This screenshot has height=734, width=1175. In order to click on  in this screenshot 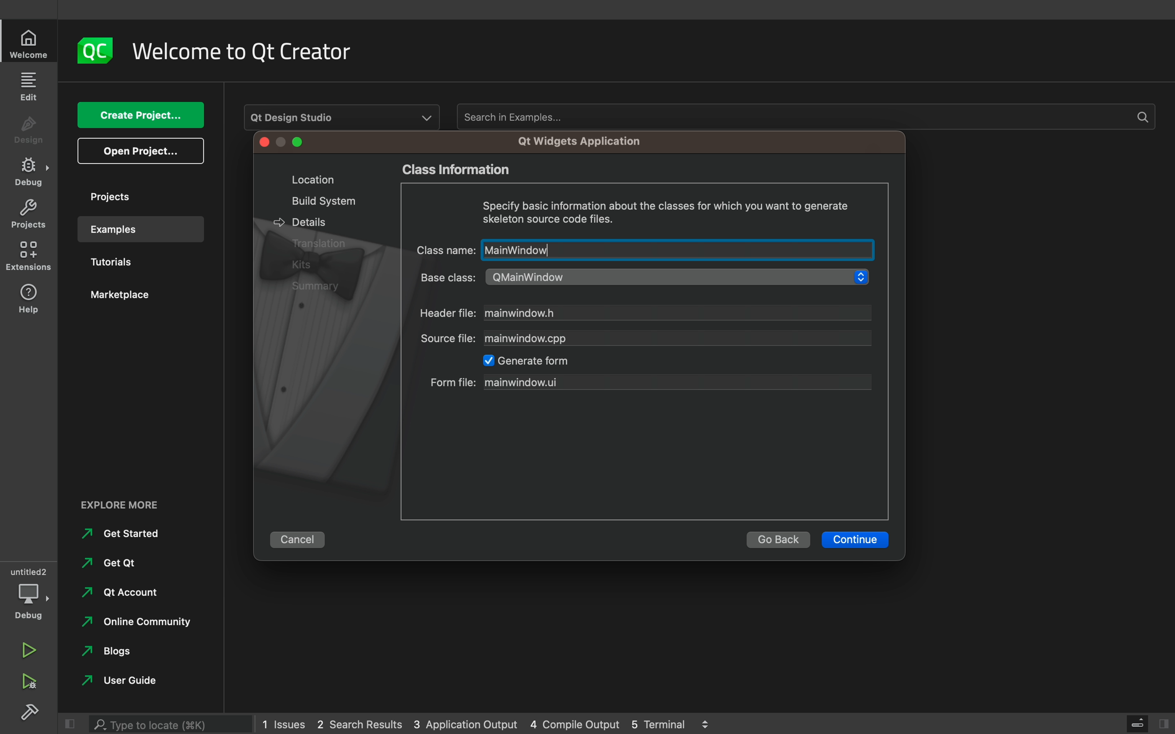, I will do `click(313, 200)`.